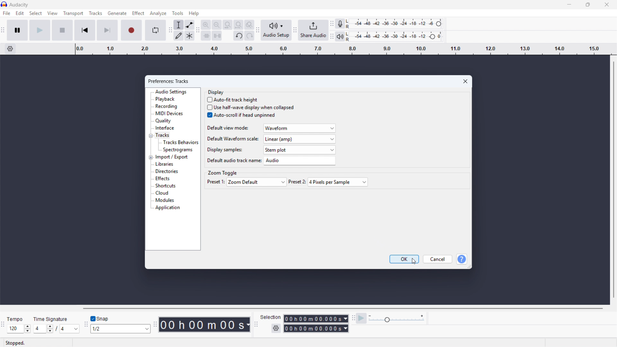  What do you see at coordinates (461, 259) in the screenshot?
I see `help` at bounding box center [461, 259].